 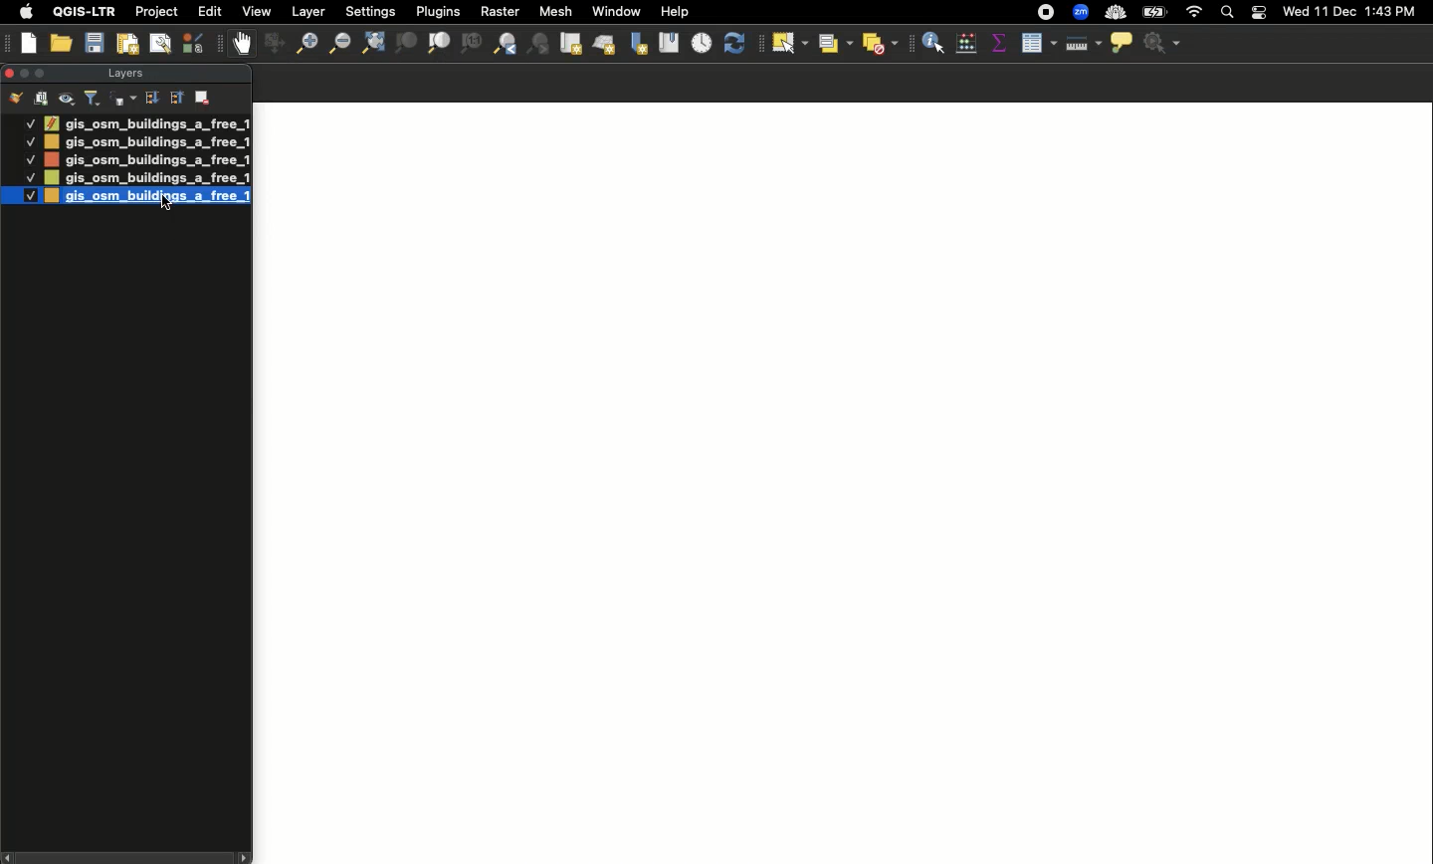 I want to click on battery, so click(x=1158, y=11).